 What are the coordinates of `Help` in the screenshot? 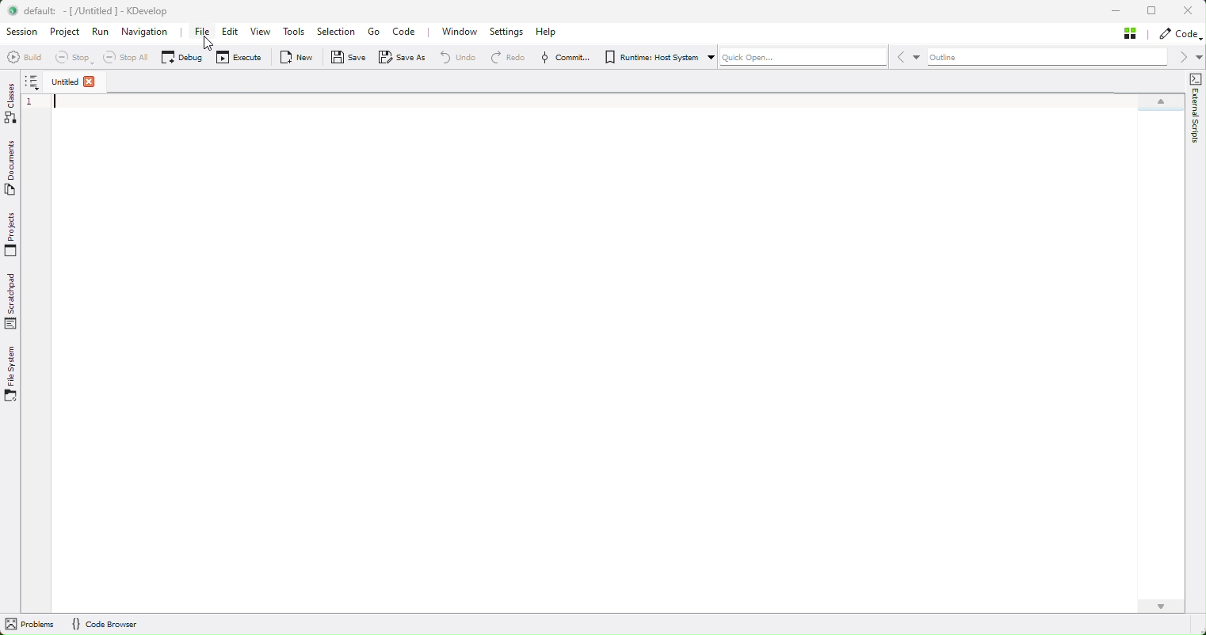 It's located at (548, 33).